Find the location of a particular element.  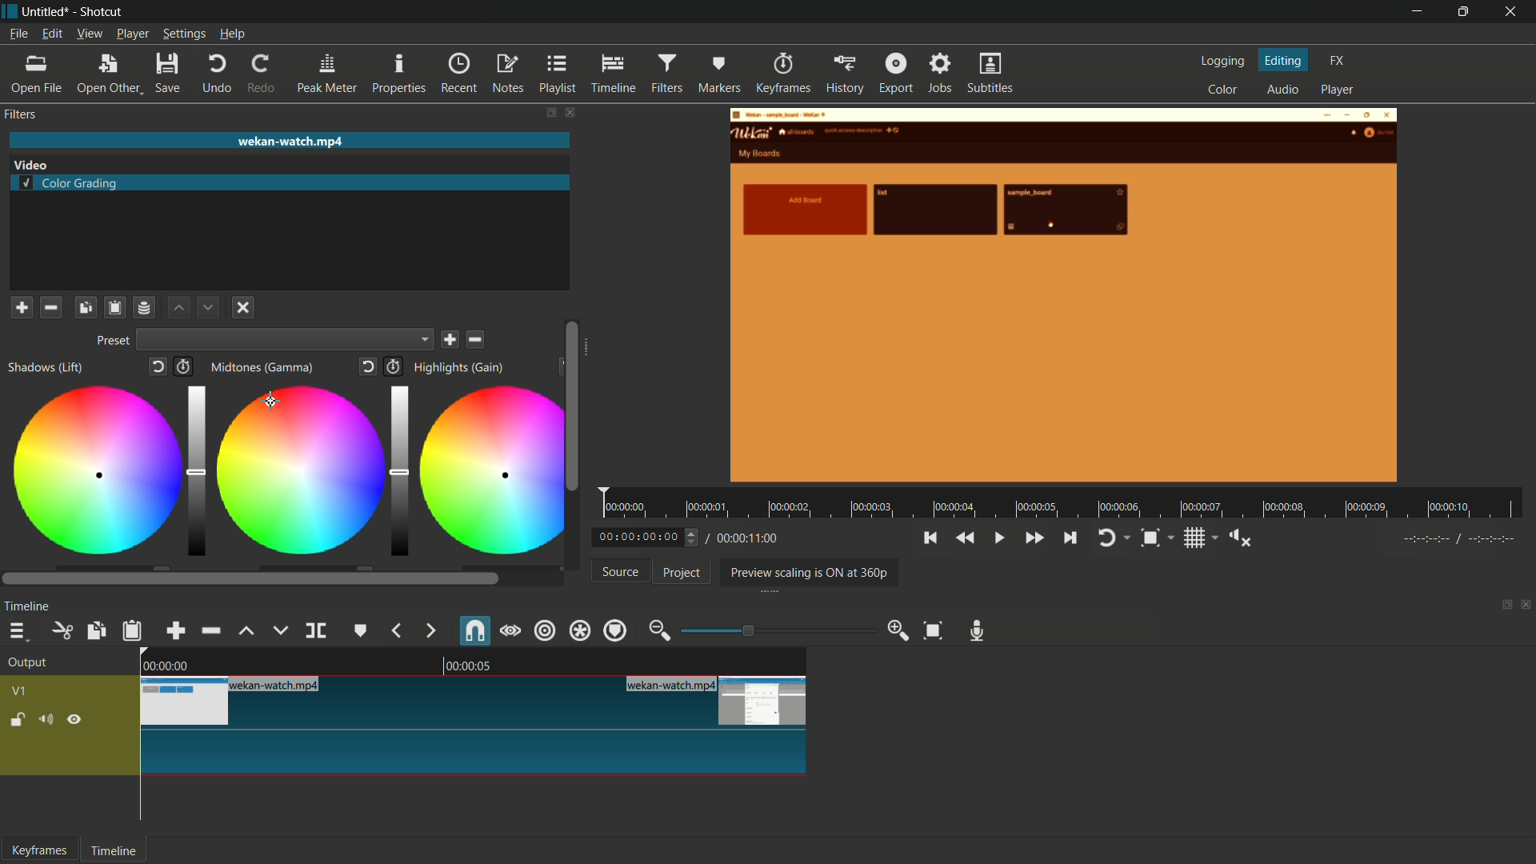

markers is located at coordinates (720, 73).